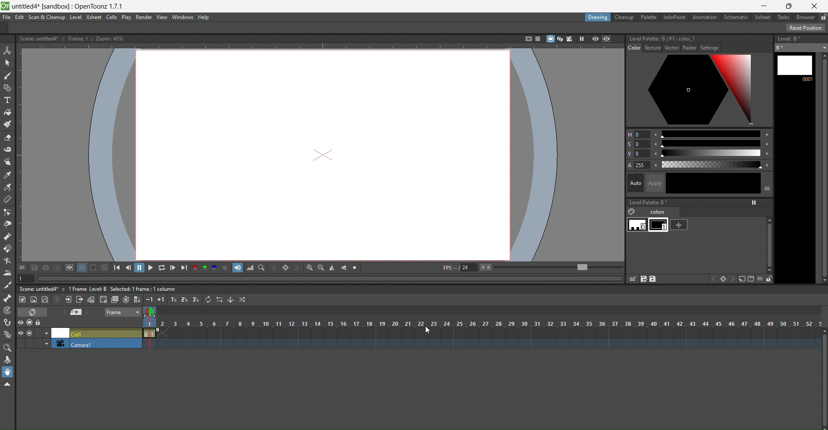 This screenshot has width=828, height=430. What do you see at coordinates (8, 137) in the screenshot?
I see `eraser tool` at bounding box center [8, 137].